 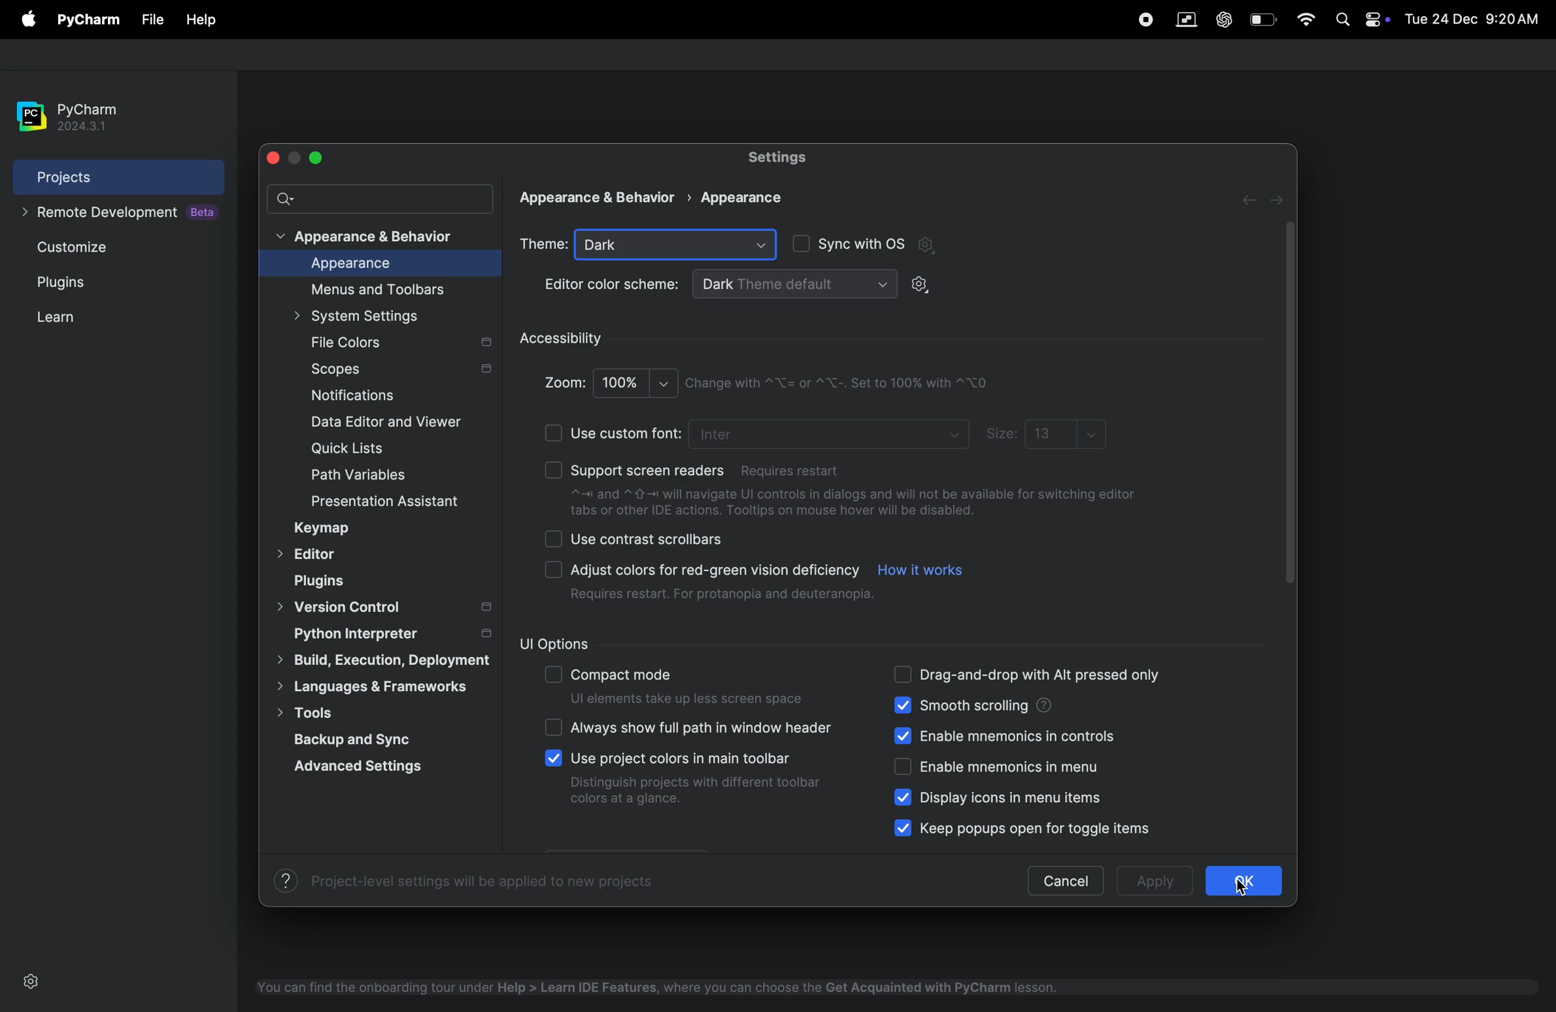 What do you see at coordinates (1264, 19) in the screenshot?
I see `battery` at bounding box center [1264, 19].